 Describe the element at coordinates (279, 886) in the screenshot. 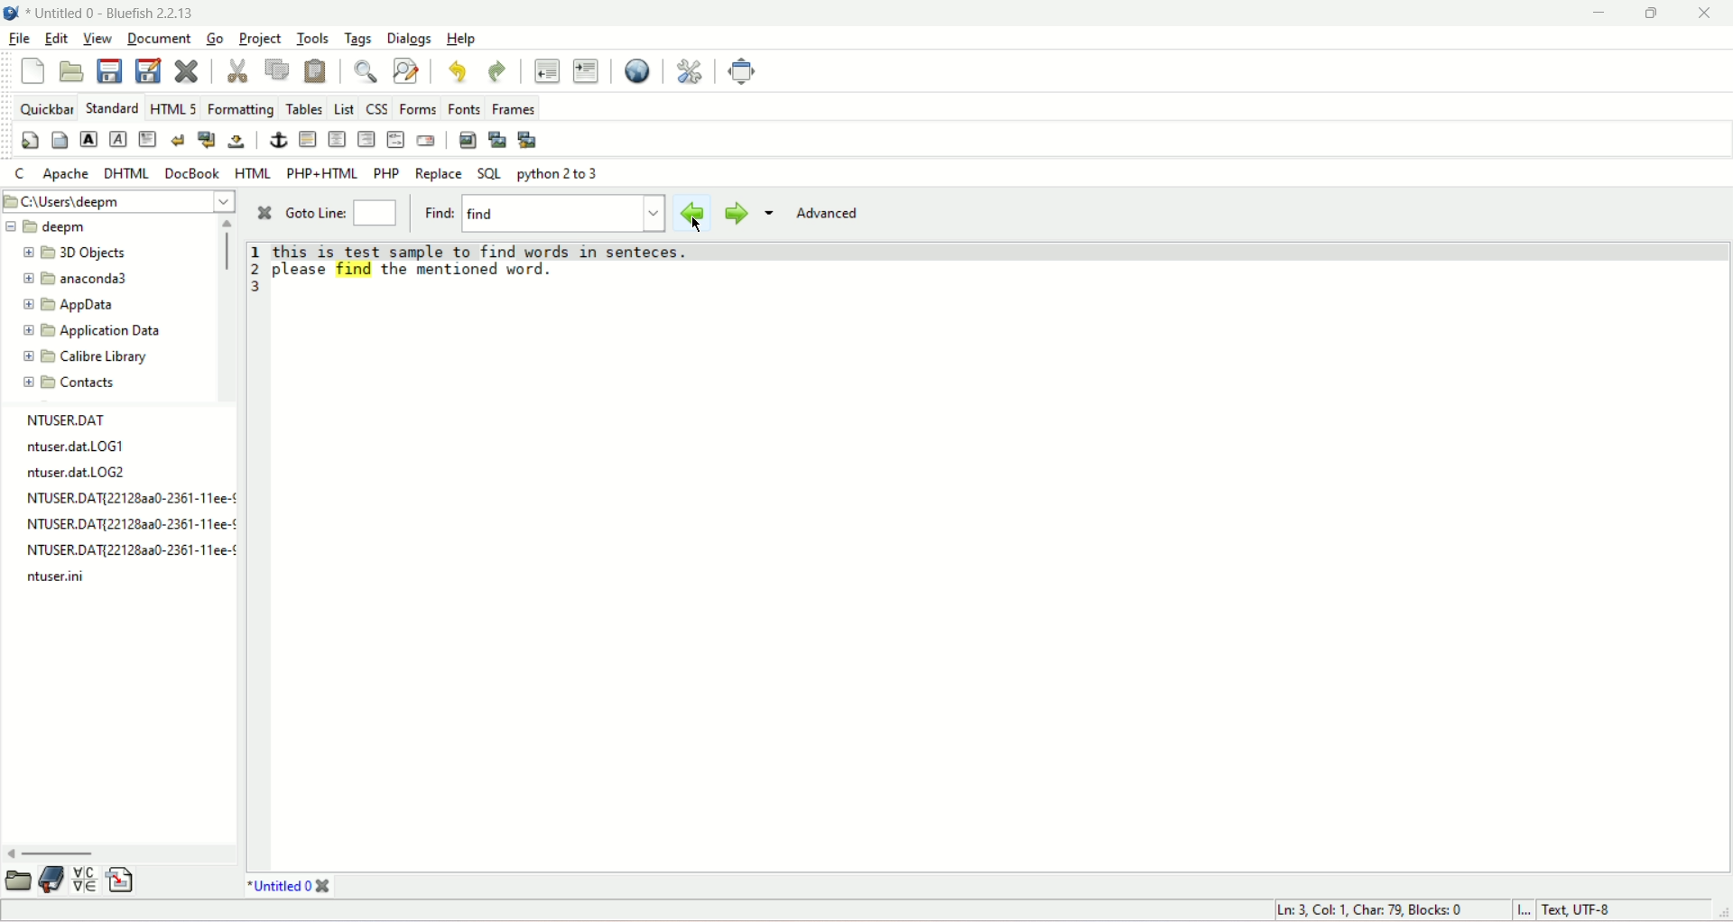

I see `title` at that location.